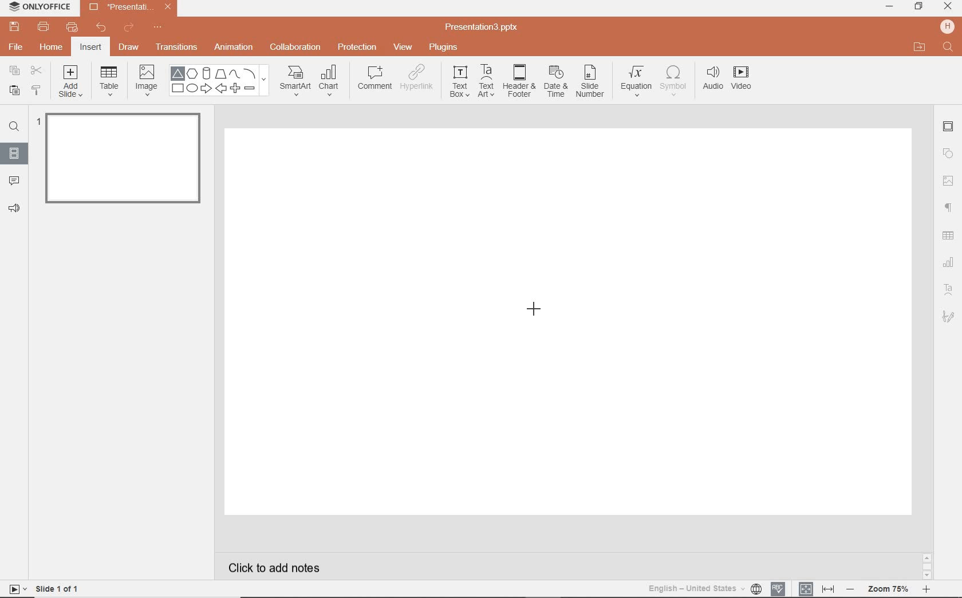  What do you see at coordinates (948, 7) in the screenshot?
I see `CLOSE` at bounding box center [948, 7].